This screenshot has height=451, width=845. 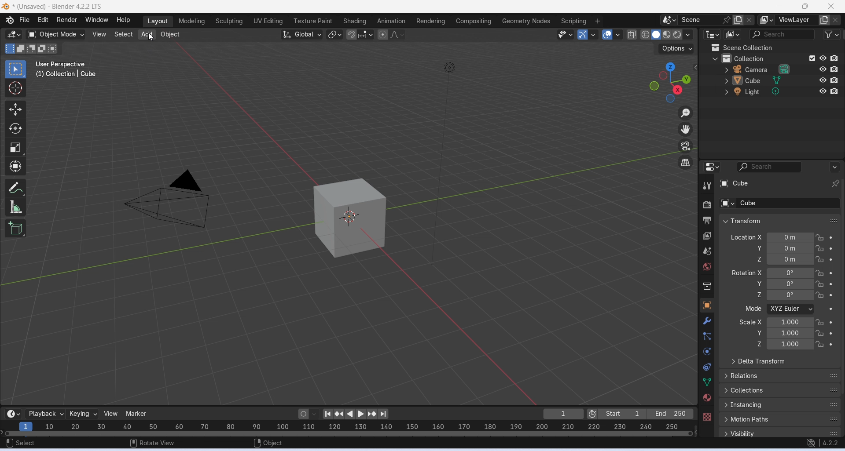 What do you see at coordinates (56, 35) in the screenshot?
I see `object mode` at bounding box center [56, 35].